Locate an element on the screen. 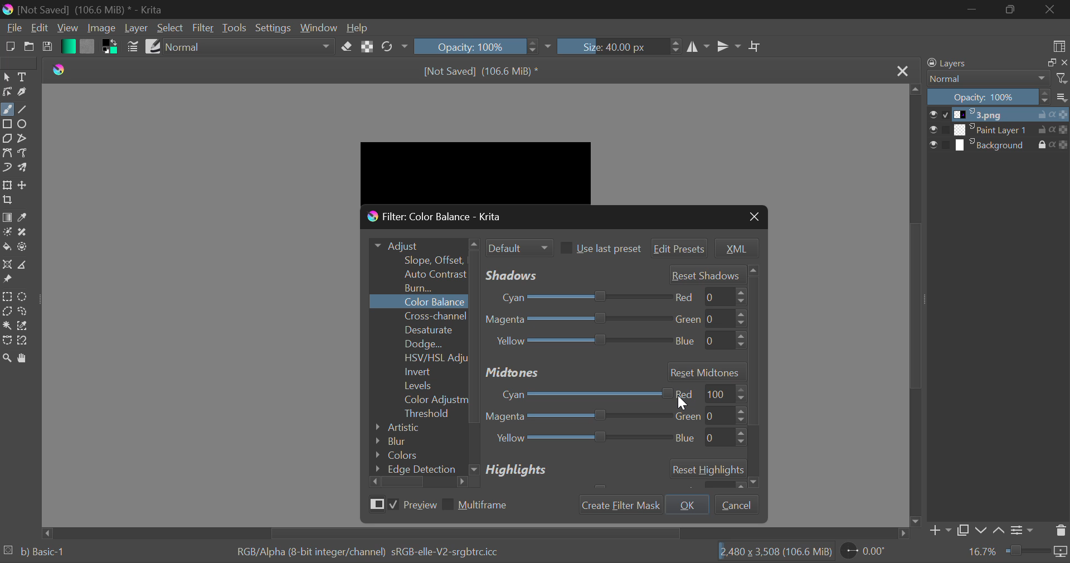 The image size is (1070, 563). [Not Saved] (106.6 MiB) * - Krita is located at coordinates (101, 8).